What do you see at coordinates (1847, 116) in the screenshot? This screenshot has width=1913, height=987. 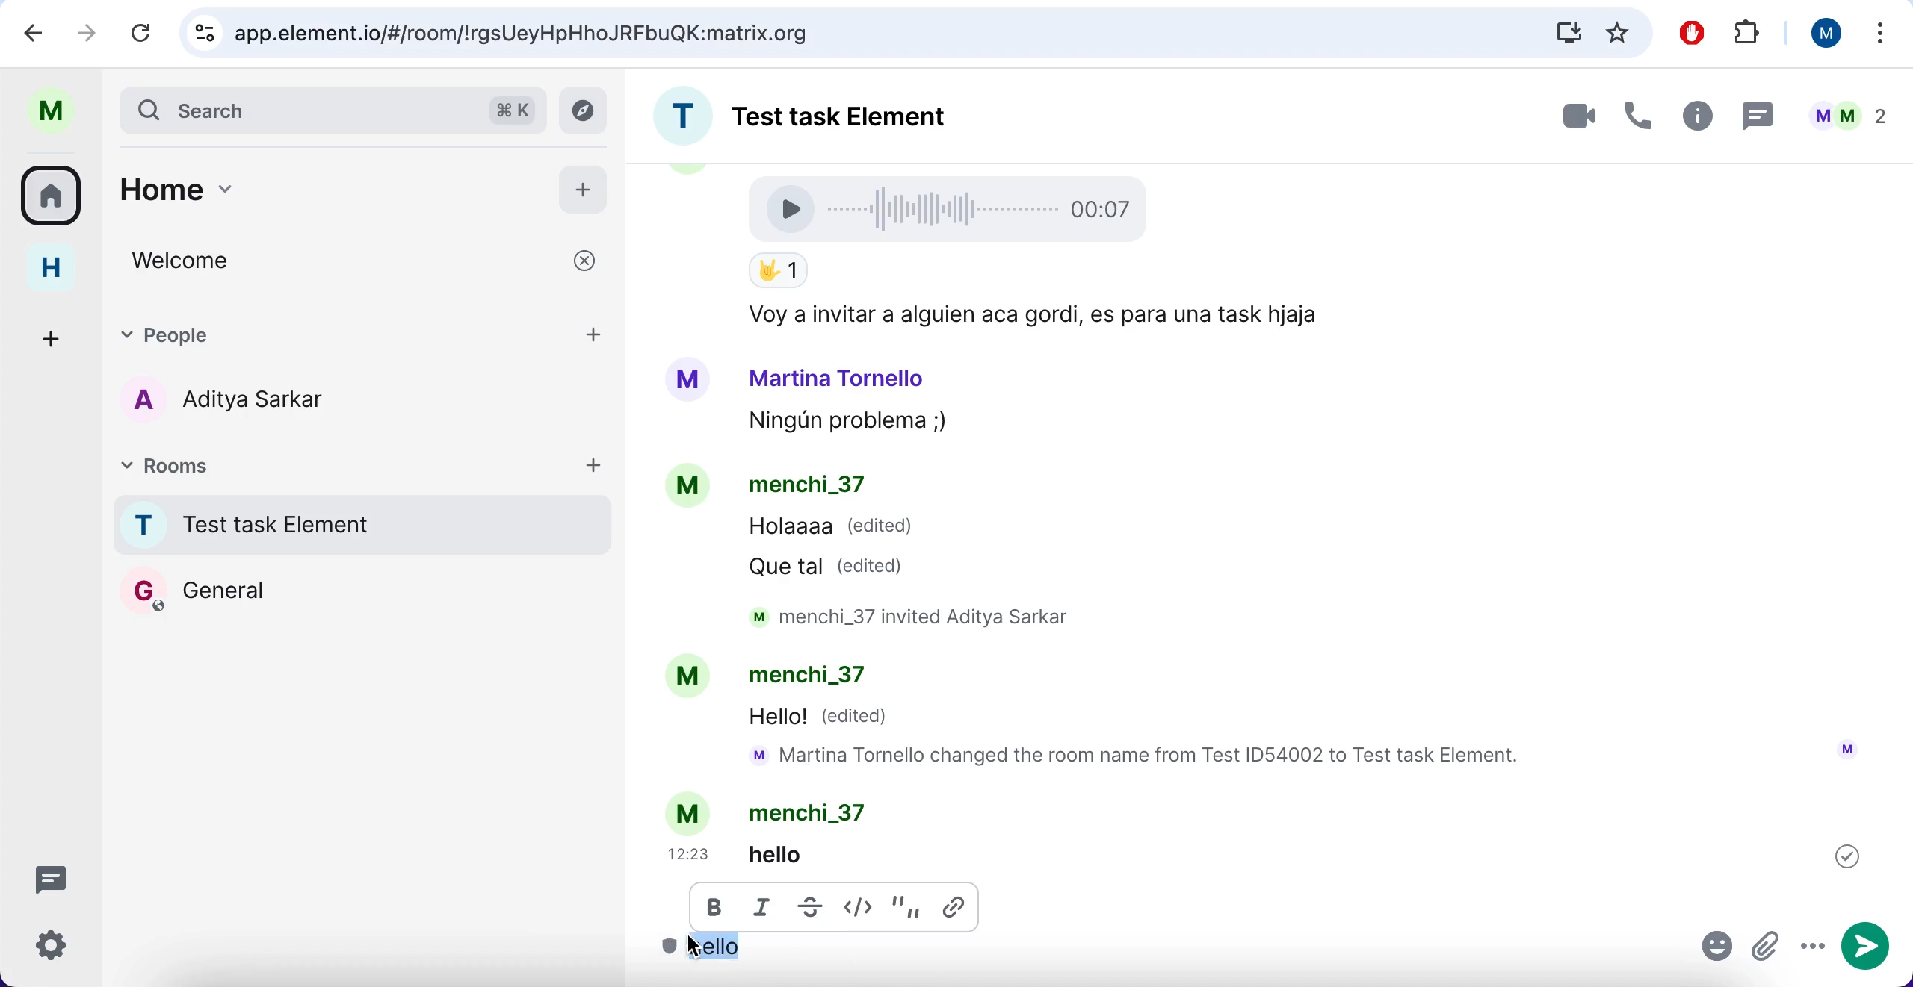 I see `people` at bounding box center [1847, 116].